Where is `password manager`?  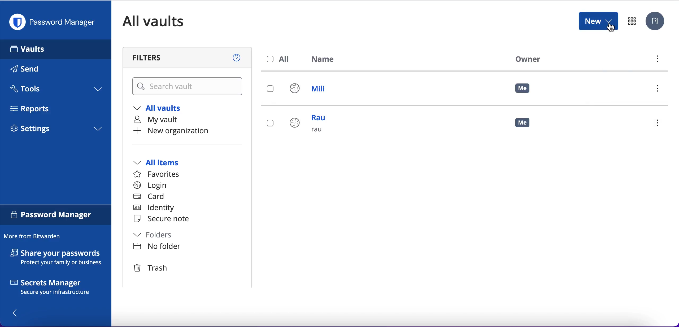 password manager is located at coordinates (632, 21).